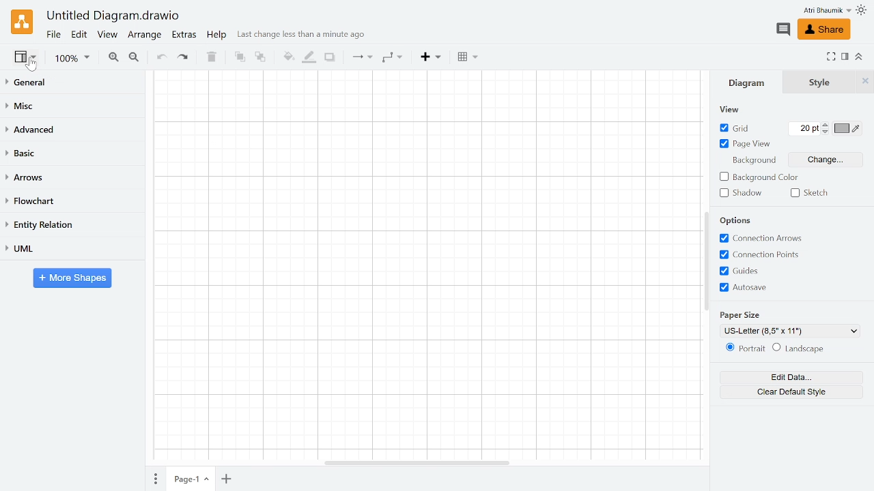 This screenshot has width=874, height=491. Describe the element at coordinates (392, 58) in the screenshot. I see `Waypoints` at that location.